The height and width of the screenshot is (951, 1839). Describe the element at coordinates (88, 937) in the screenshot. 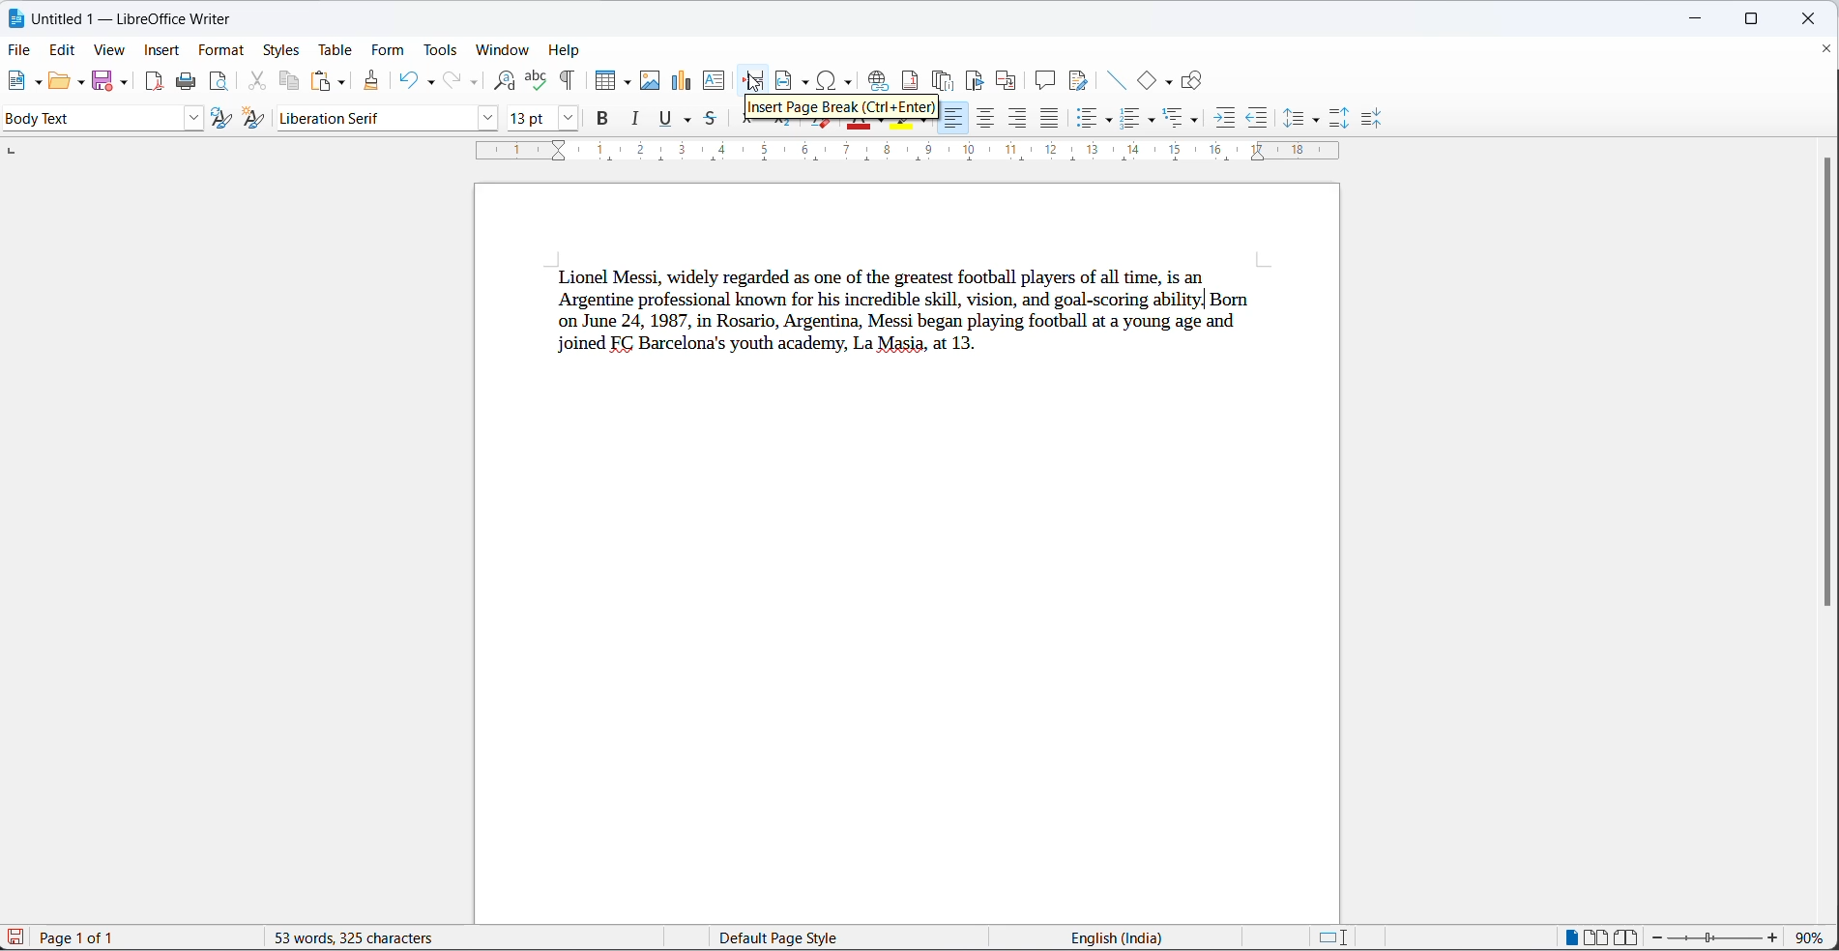

I see `current page` at that location.